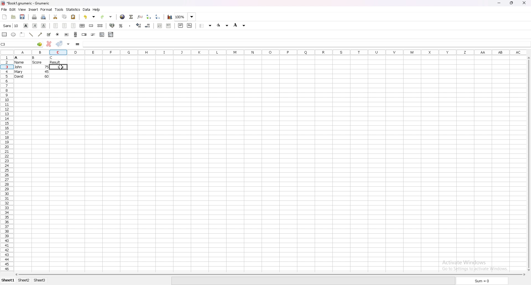 The width and height of the screenshot is (531, 285). I want to click on data, so click(86, 9).